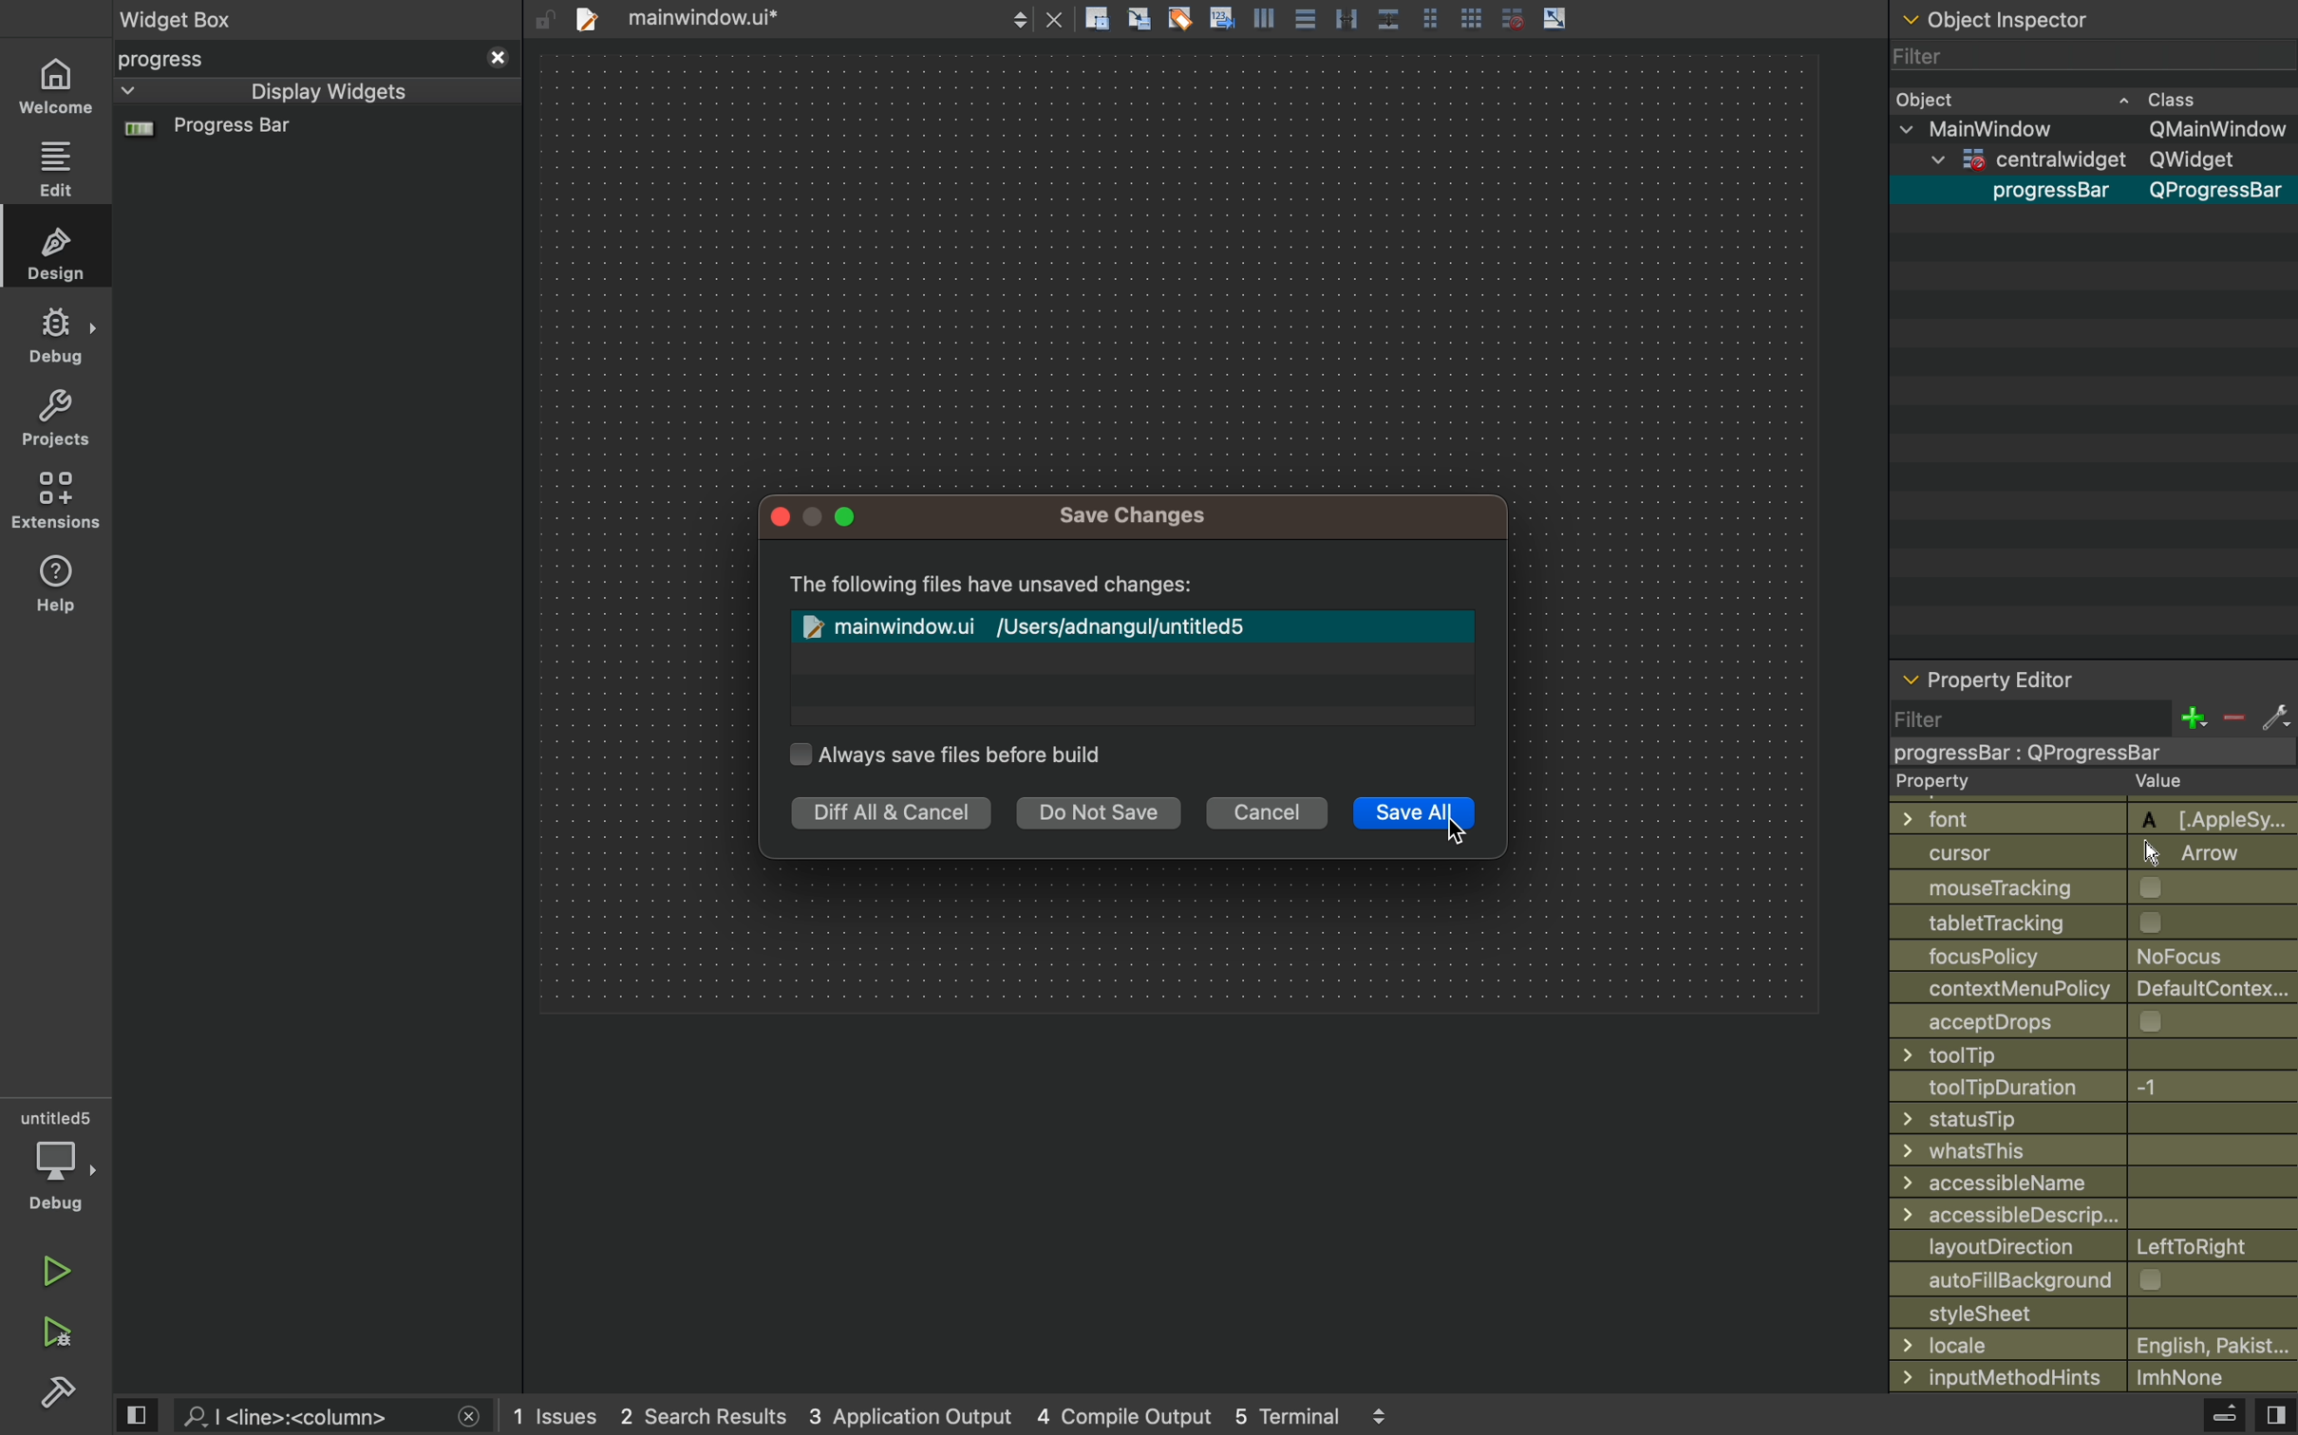 This screenshot has width=2298, height=1435. What do you see at coordinates (2095, 16) in the screenshot?
I see `Object inspector` at bounding box center [2095, 16].